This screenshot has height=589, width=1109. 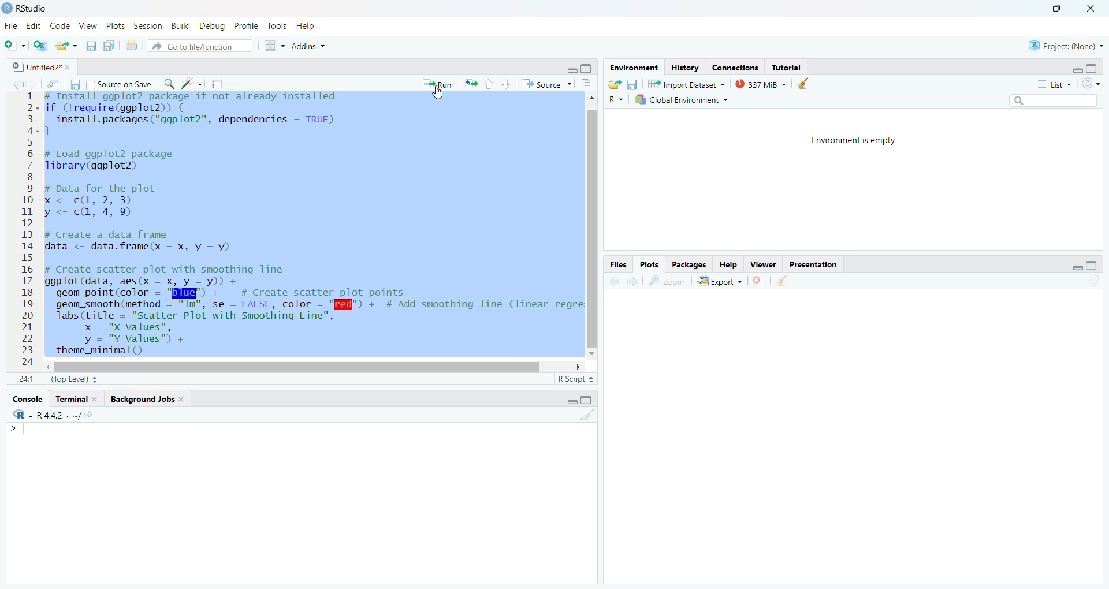 I want to click on hide r script, so click(x=569, y=70).